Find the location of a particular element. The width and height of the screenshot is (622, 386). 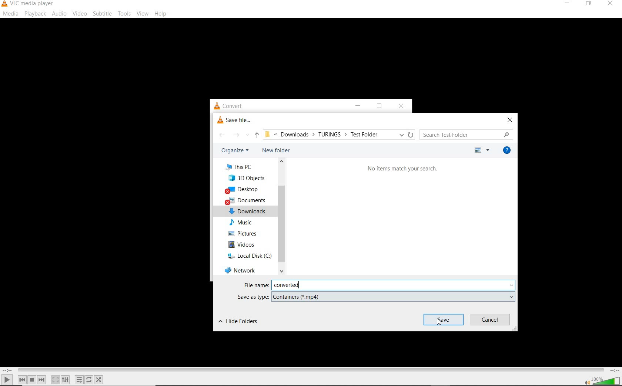

pictures is located at coordinates (245, 233).